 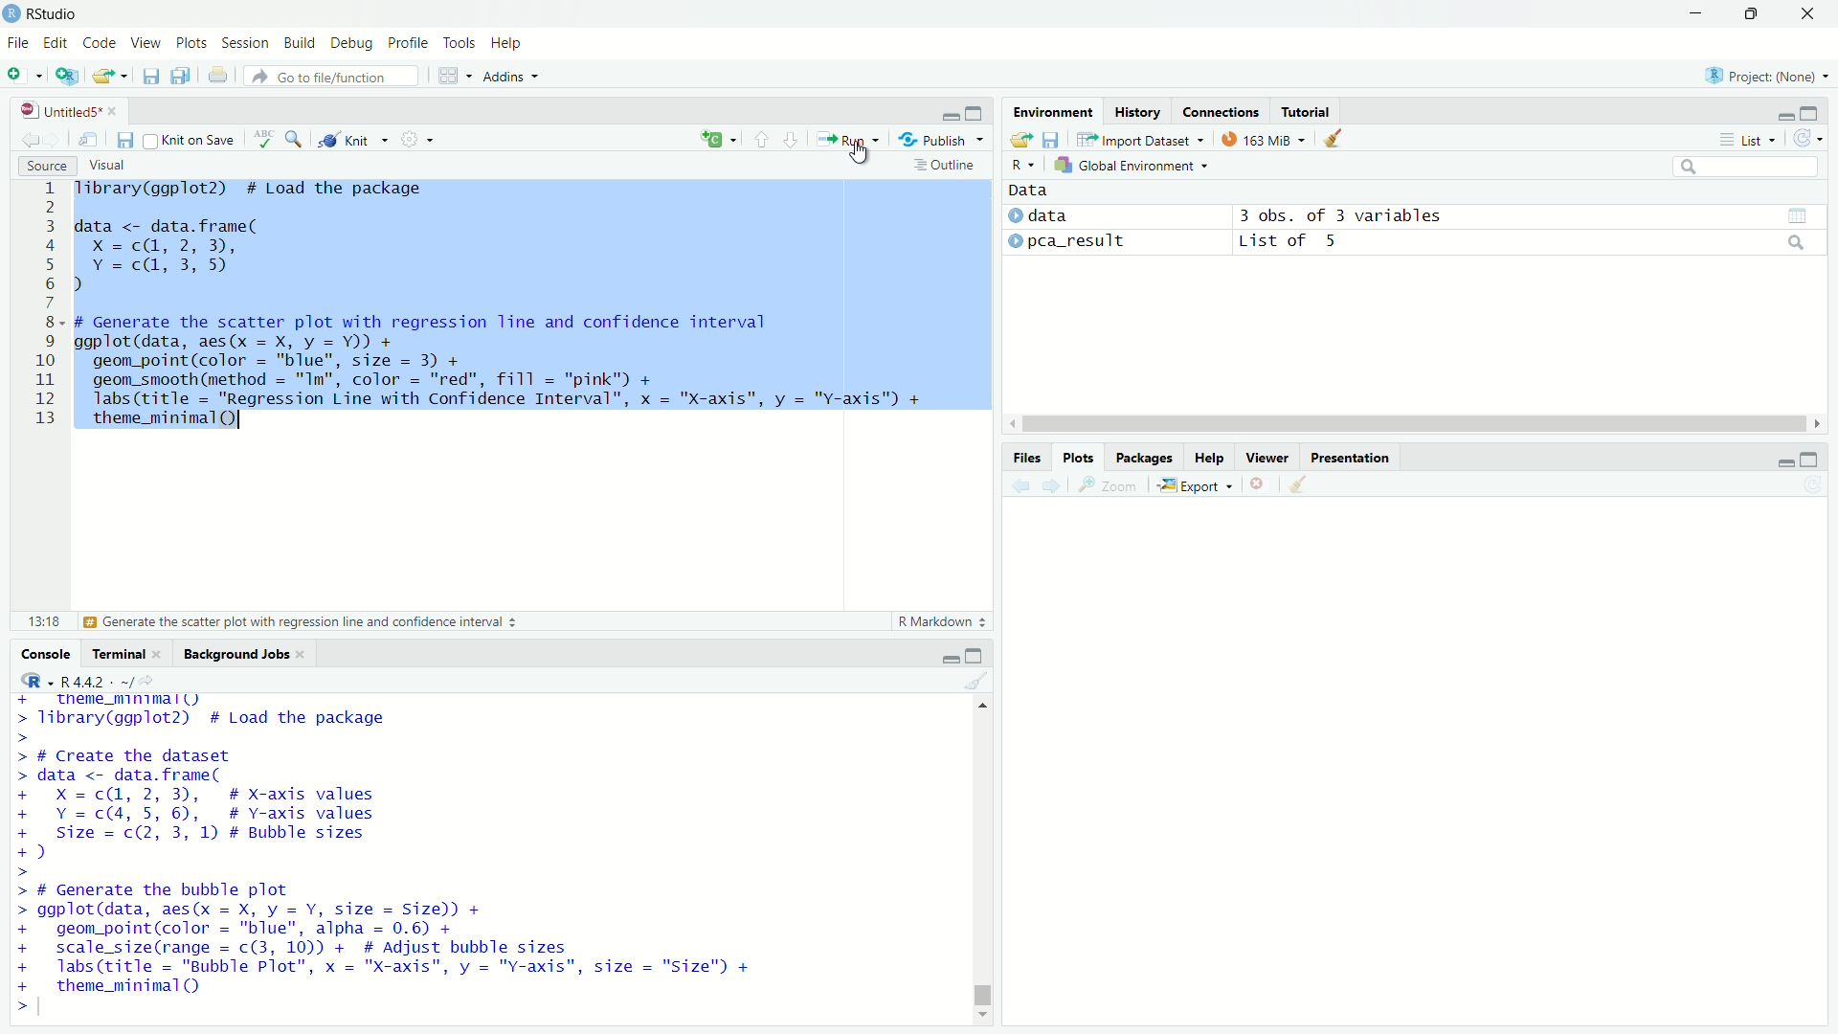 What do you see at coordinates (107, 166) in the screenshot?
I see `Visual` at bounding box center [107, 166].